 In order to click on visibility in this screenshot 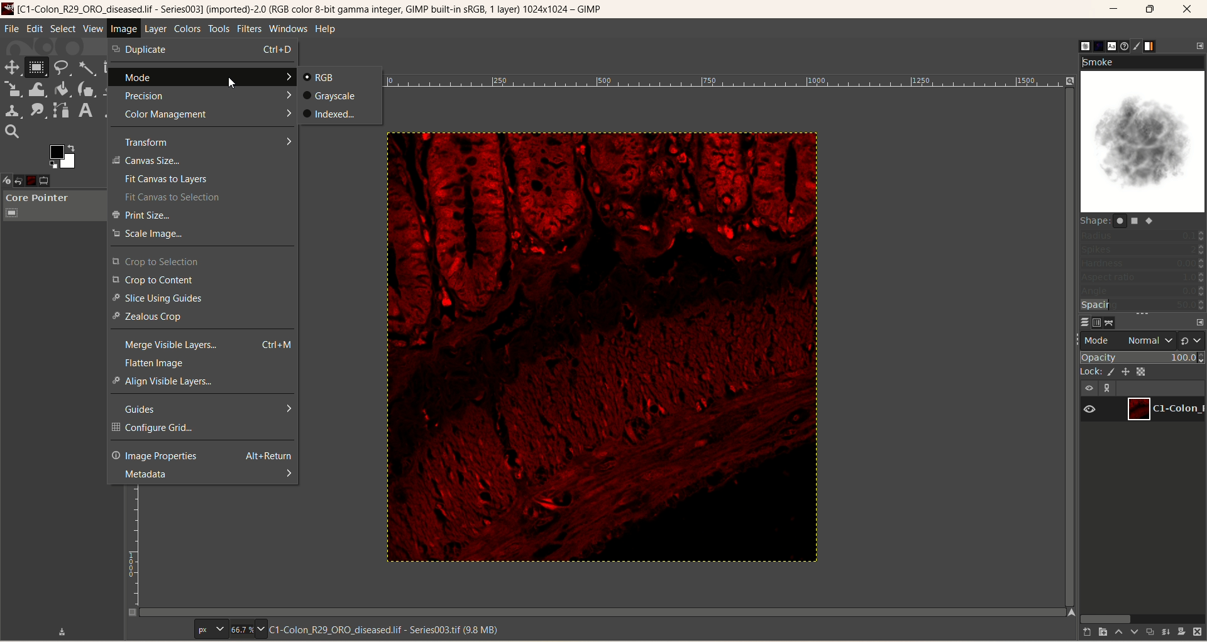, I will do `click(1091, 410)`.